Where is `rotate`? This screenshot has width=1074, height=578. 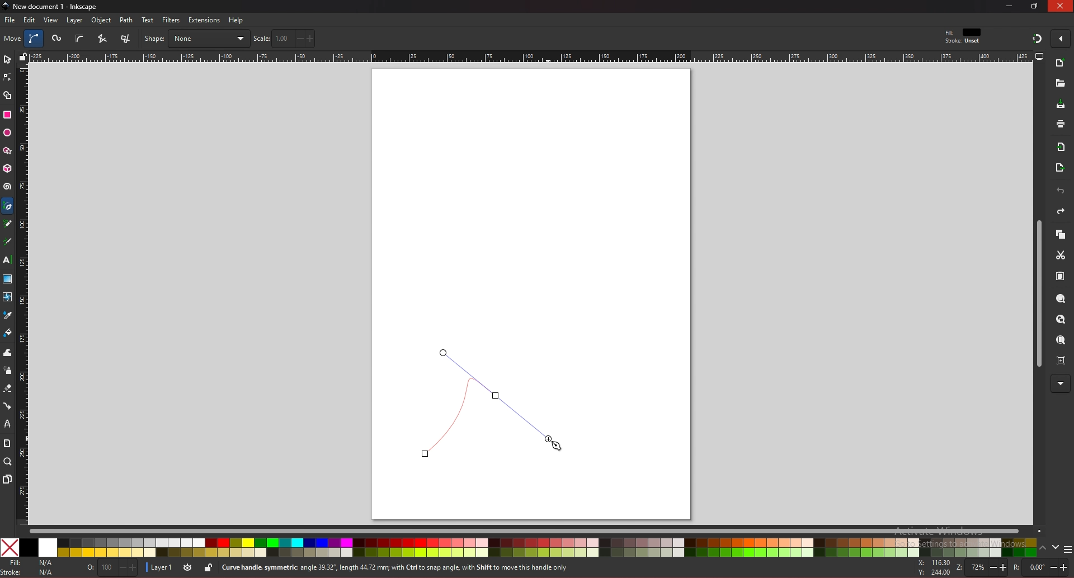 rotate is located at coordinates (1042, 567).